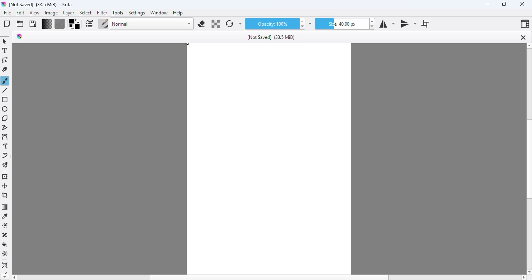 This screenshot has height=280, width=532. What do you see at coordinates (5, 146) in the screenshot?
I see `freehand path tool` at bounding box center [5, 146].